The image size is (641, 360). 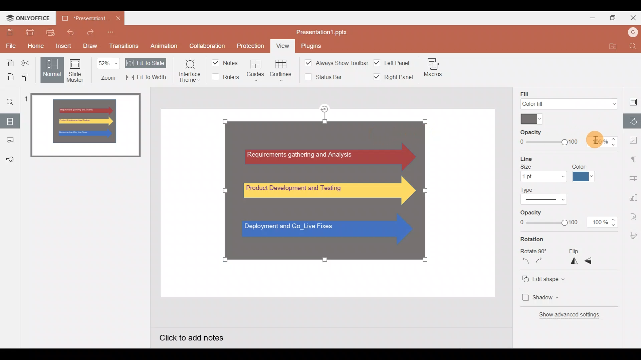 What do you see at coordinates (8, 31) in the screenshot?
I see `Save` at bounding box center [8, 31].